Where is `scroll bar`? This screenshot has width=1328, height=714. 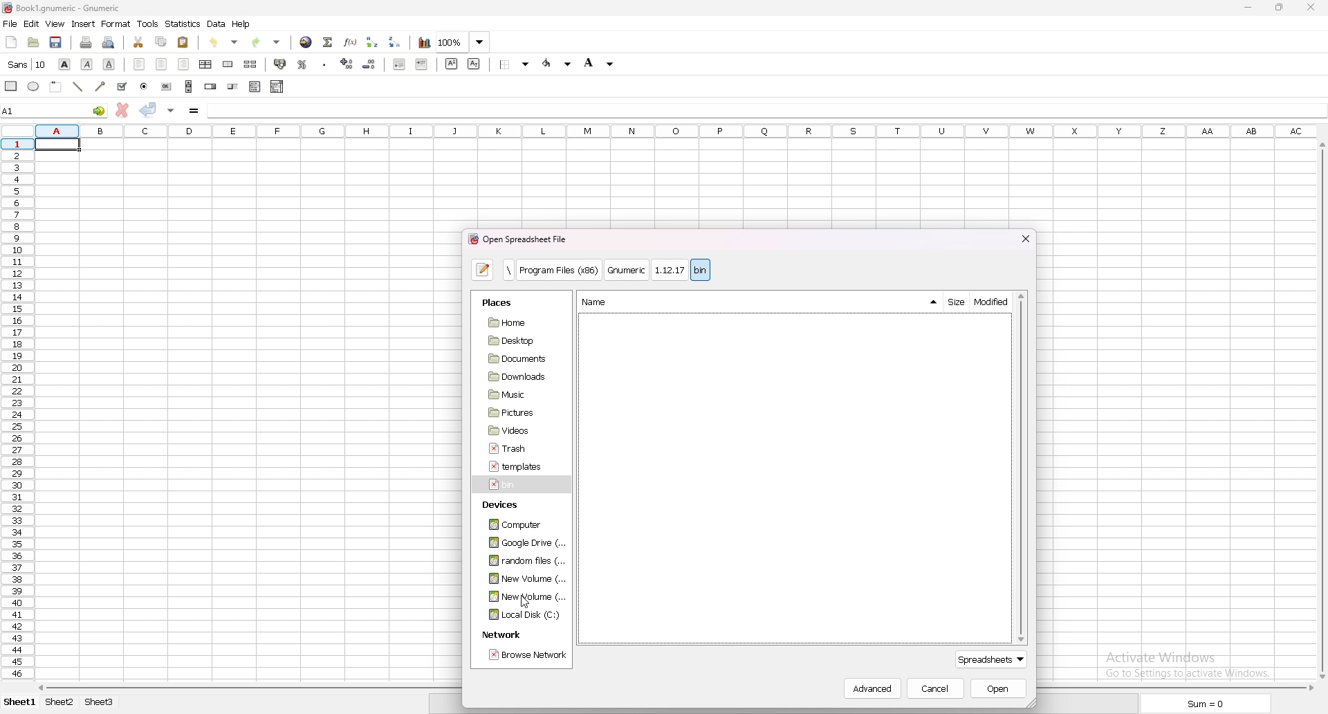
scroll bar is located at coordinates (1022, 468).